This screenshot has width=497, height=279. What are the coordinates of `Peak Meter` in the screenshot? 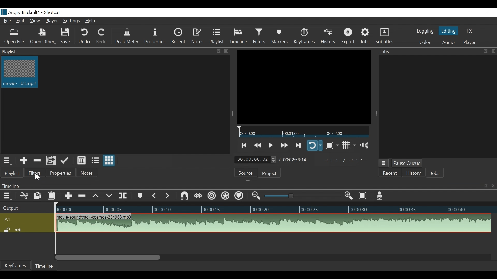 It's located at (127, 36).